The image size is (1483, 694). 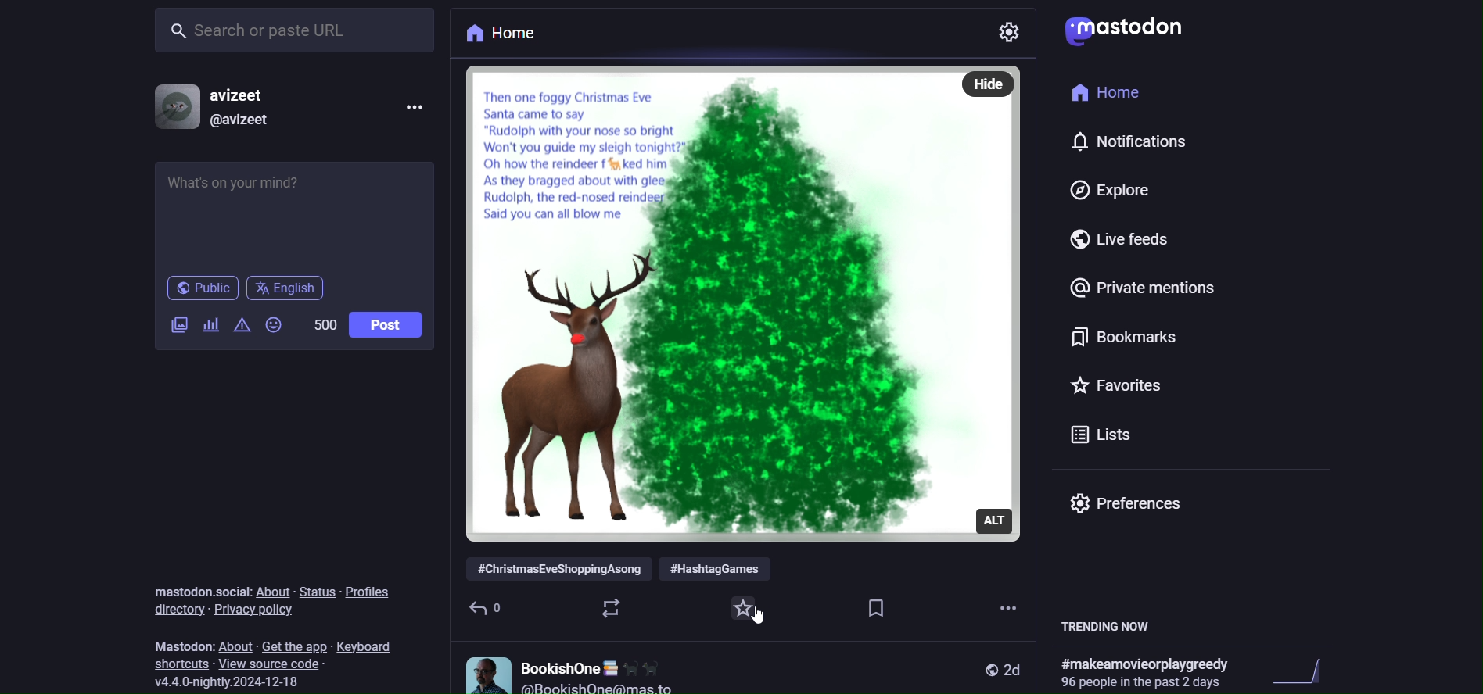 What do you see at coordinates (1111, 240) in the screenshot?
I see `live feed` at bounding box center [1111, 240].